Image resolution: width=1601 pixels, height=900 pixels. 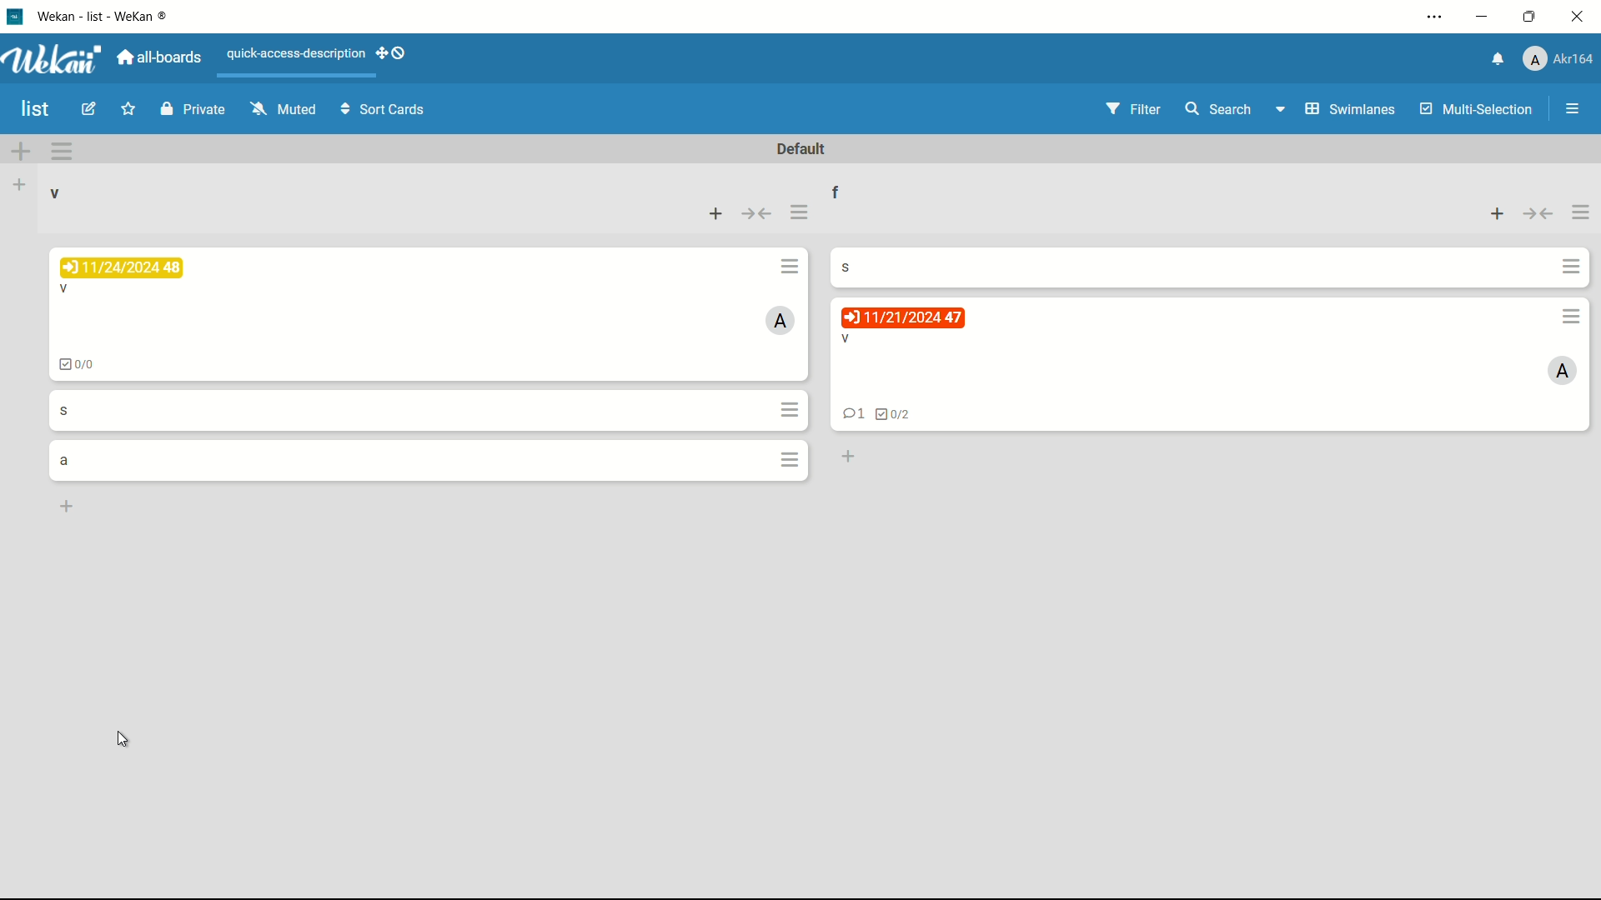 I want to click on wekan - list - wekan, so click(x=108, y=14).